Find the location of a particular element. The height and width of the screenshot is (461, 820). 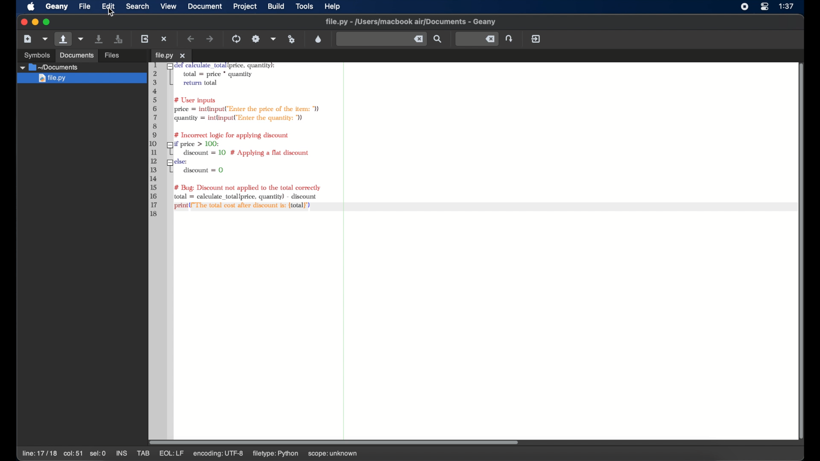

tab is located at coordinates (143, 453).